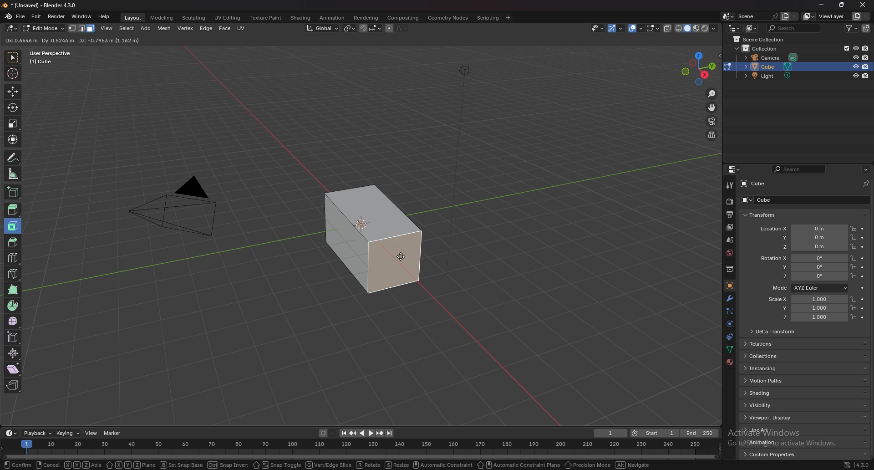 This screenshot has height=470, width=874. I want to click on view layer, so click(824, 16).